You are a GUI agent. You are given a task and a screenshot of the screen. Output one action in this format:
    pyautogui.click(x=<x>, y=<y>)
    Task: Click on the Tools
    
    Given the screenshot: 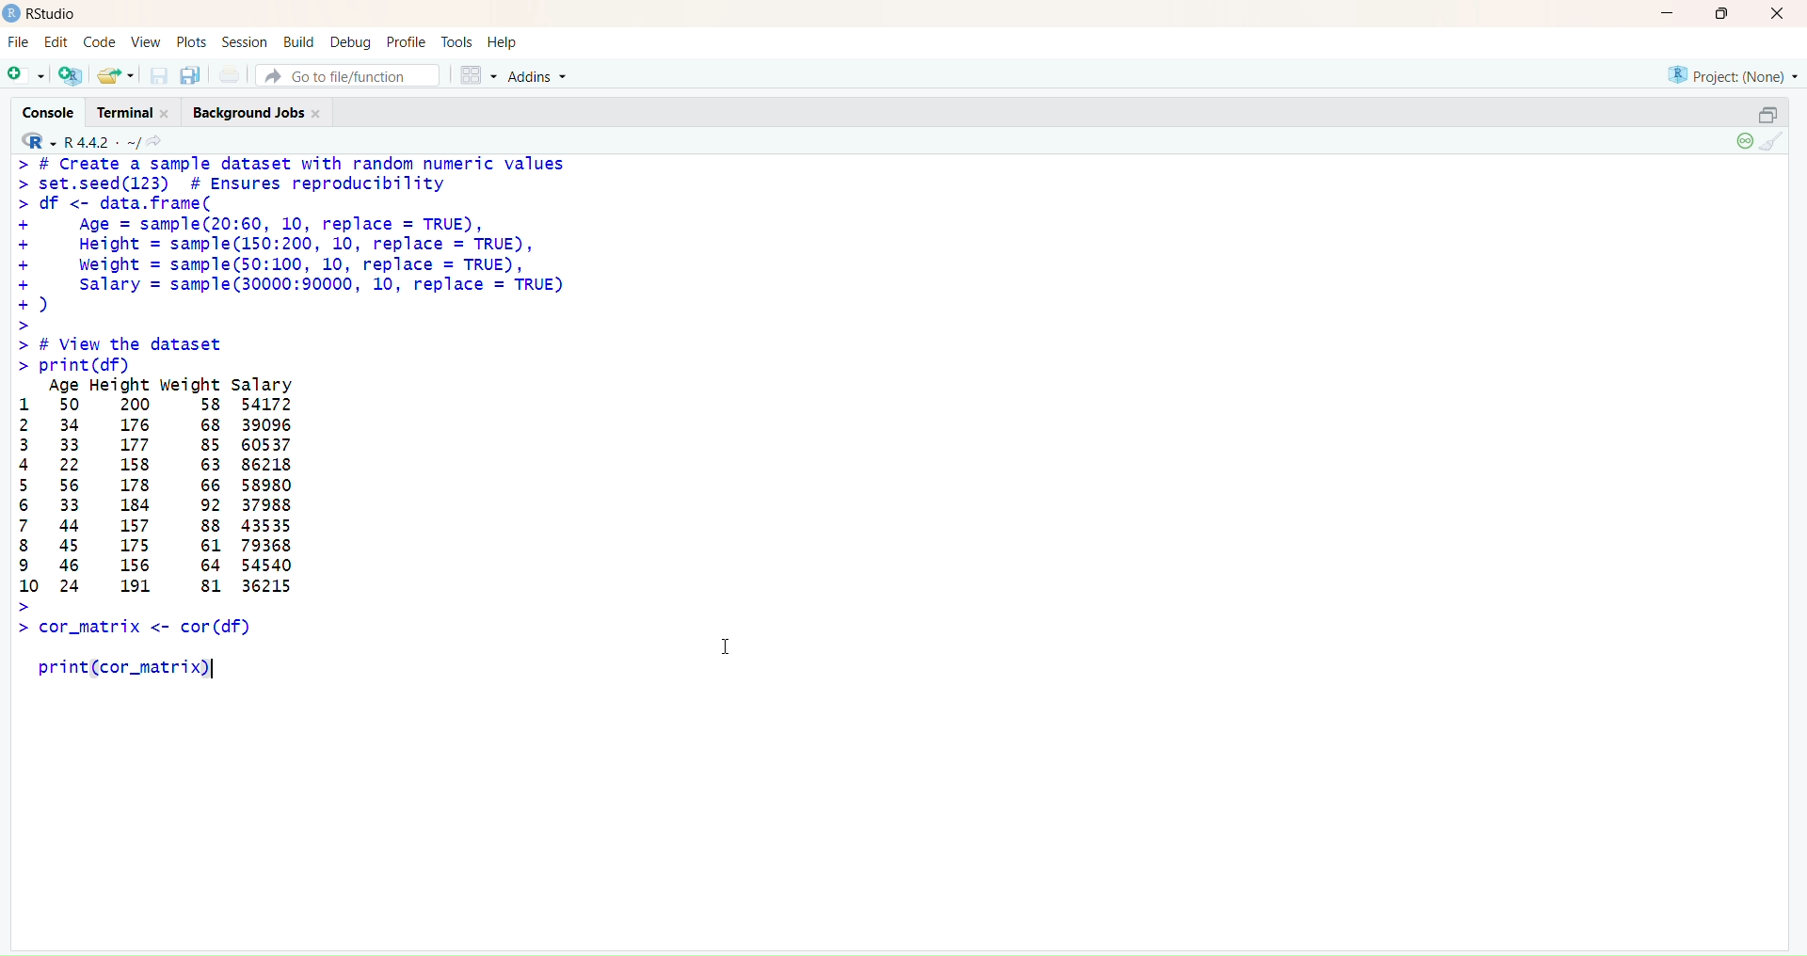 What is the action you would take?
    pyautogui.click(x=456, y=40)
    